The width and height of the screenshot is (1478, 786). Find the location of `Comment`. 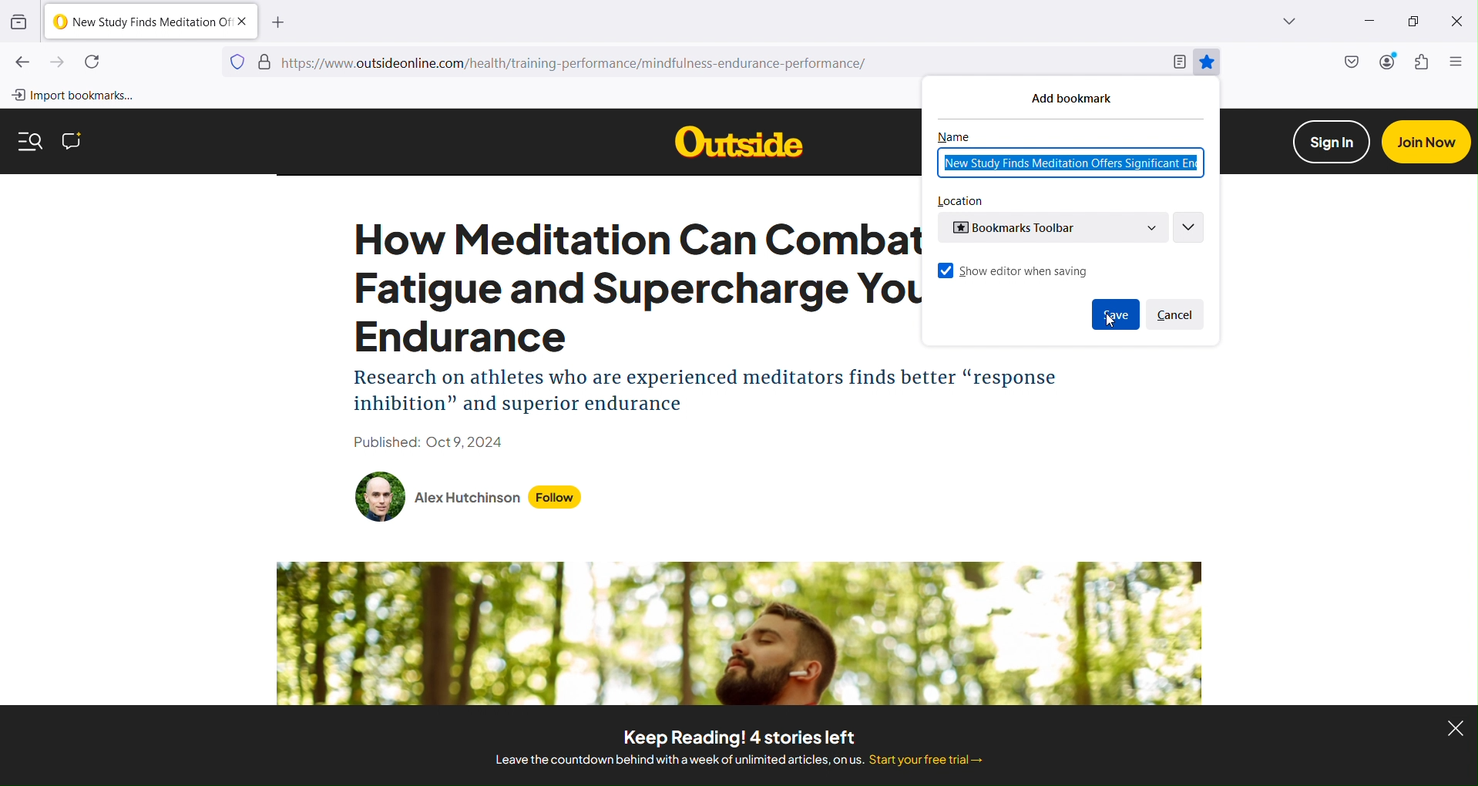

Comment is located at coordinates (72, 141).